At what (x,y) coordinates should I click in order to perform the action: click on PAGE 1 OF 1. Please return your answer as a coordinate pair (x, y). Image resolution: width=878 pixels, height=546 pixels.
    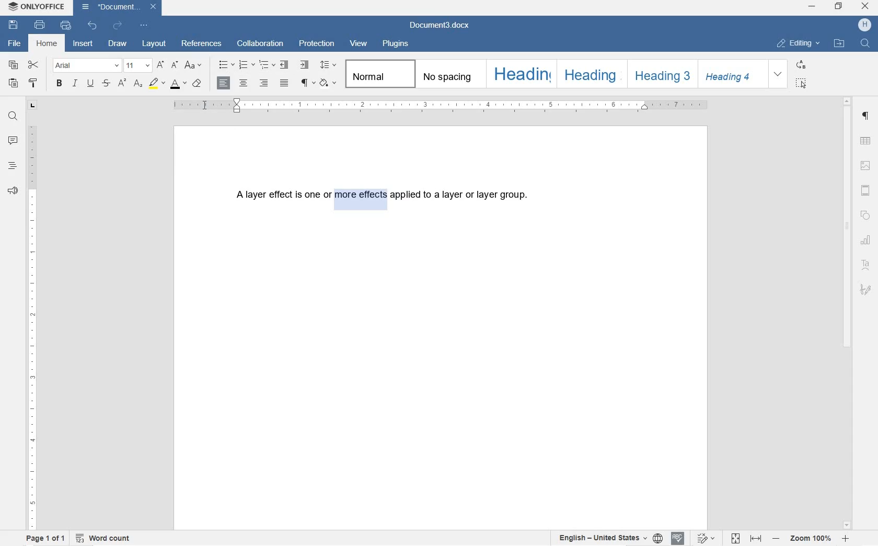
    Looking at the image, I should click on (45, 539).